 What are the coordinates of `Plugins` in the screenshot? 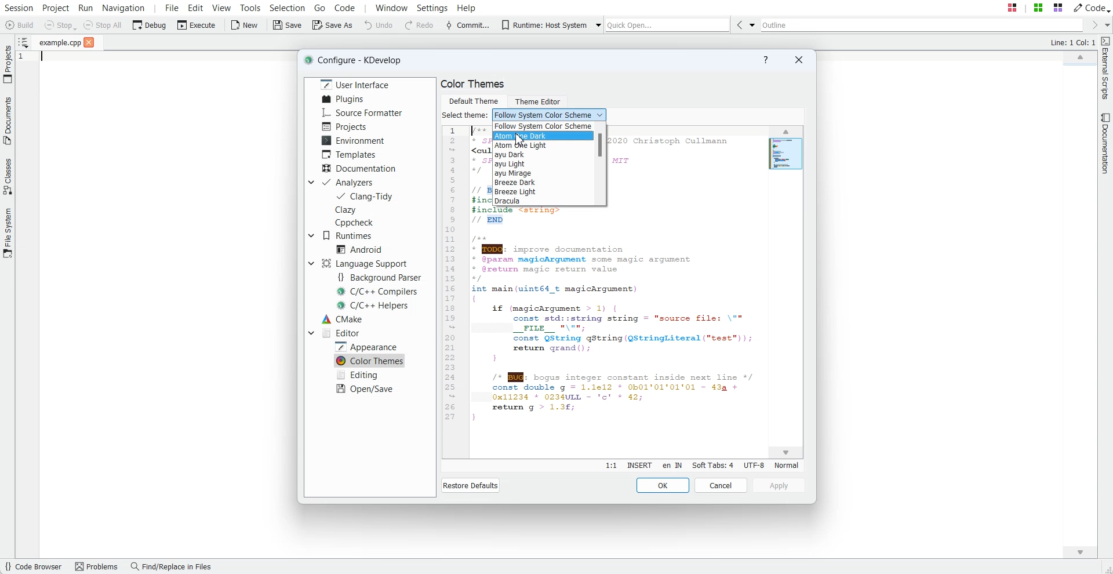 It's located at (343, 99).